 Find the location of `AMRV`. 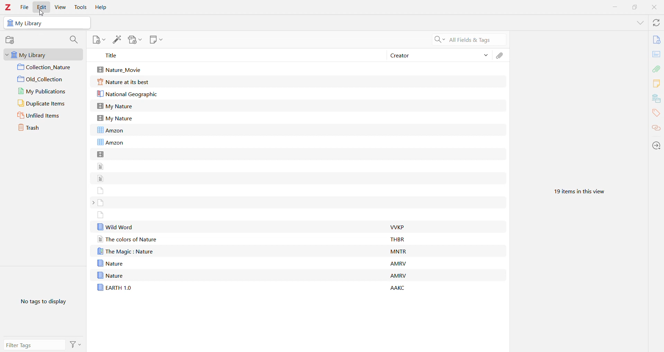

AMRV is located at coordinates (398, 264).